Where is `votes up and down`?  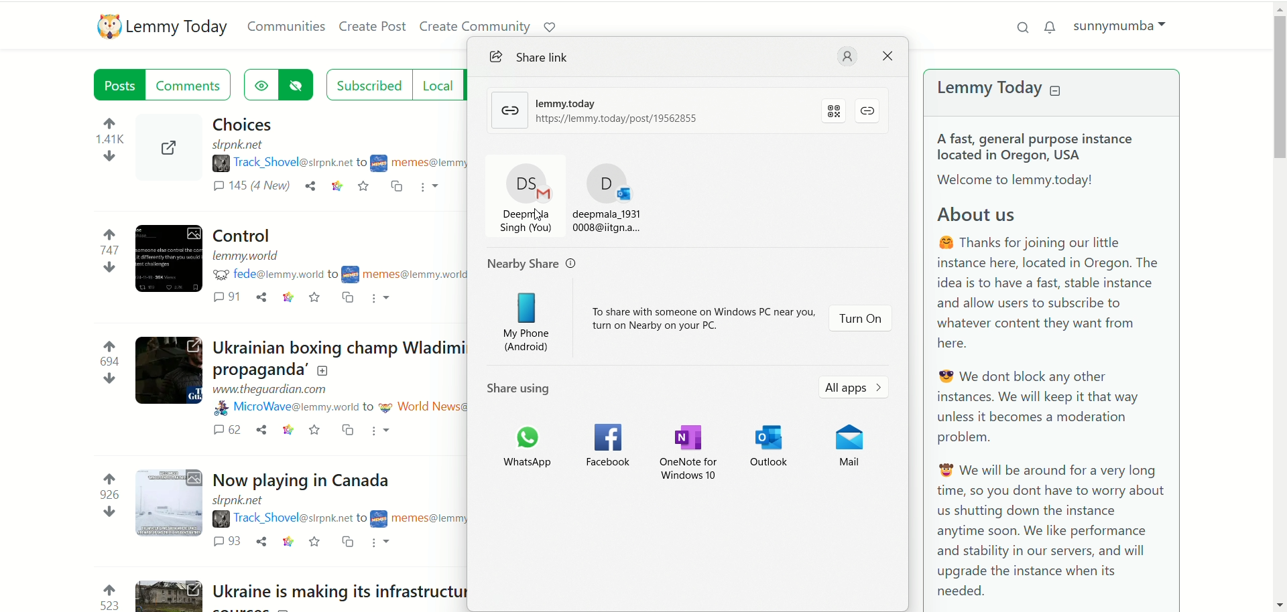
votes up and down is located at coordinates (107, 362).